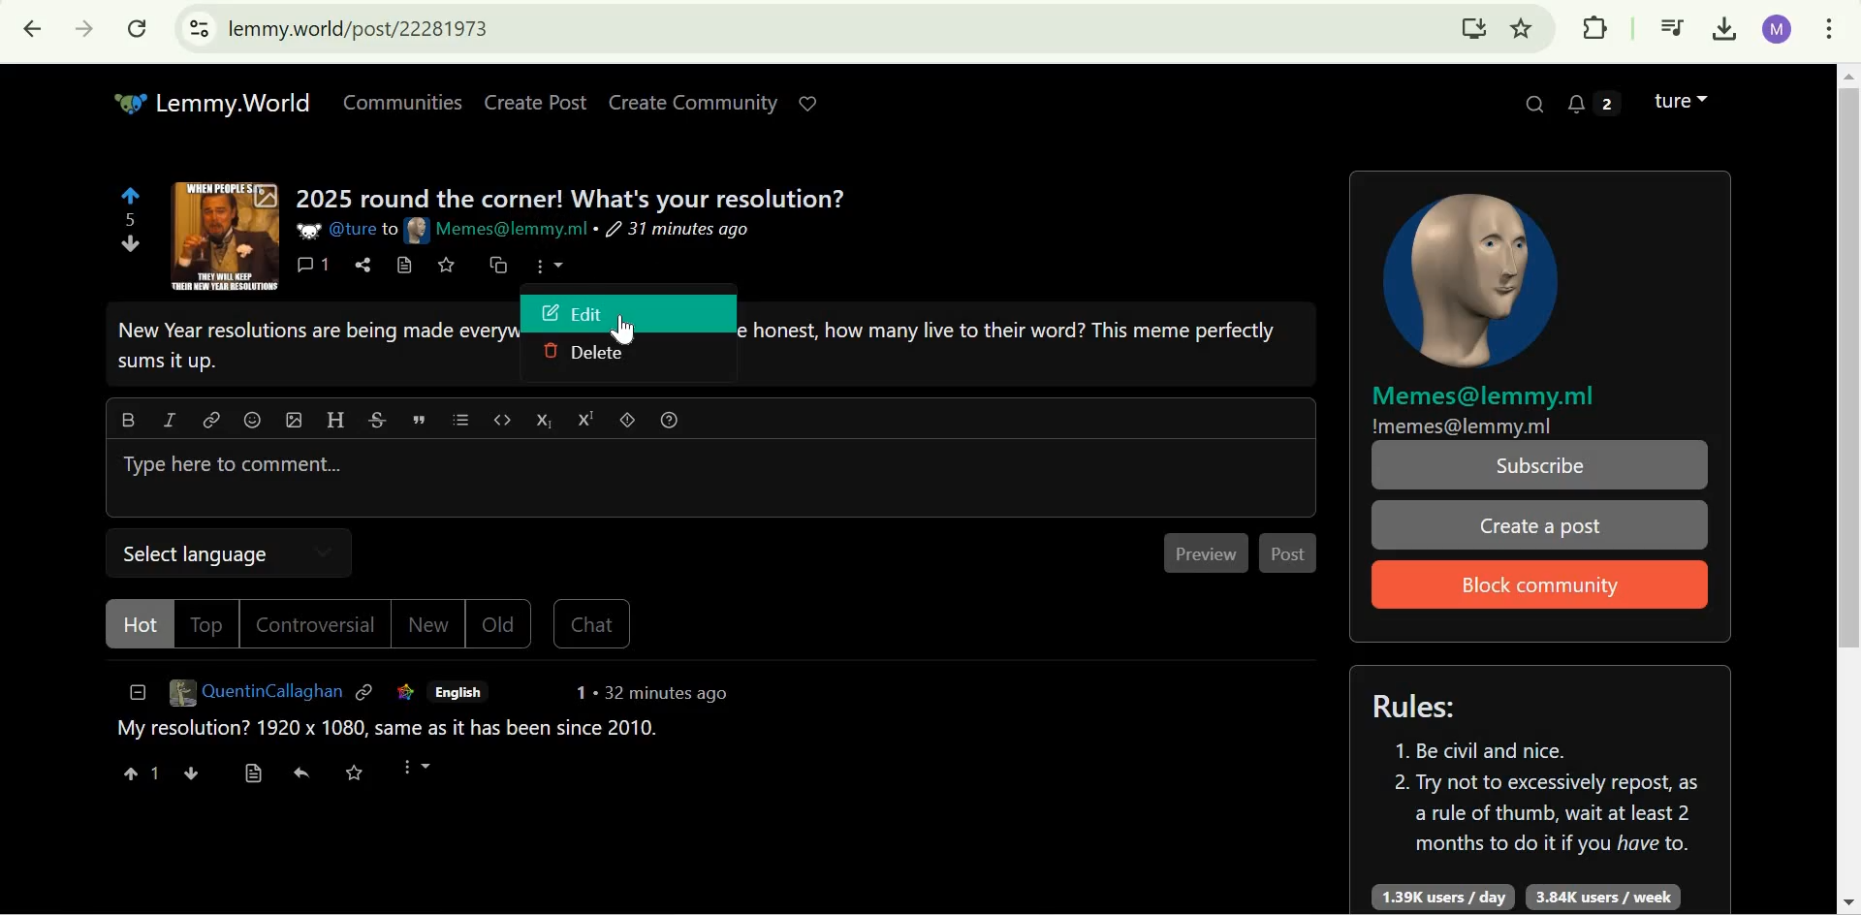 This screenshot has height=915, width=1861. Describe the element at coordinates (446, 267) in the screenshot. I see `save` at that location.